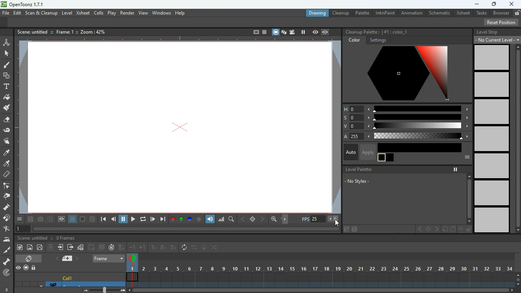 The image size is (521, 293). Describe the element at coordinates (6, 240) in the screenshot. I see `iron` at that location.